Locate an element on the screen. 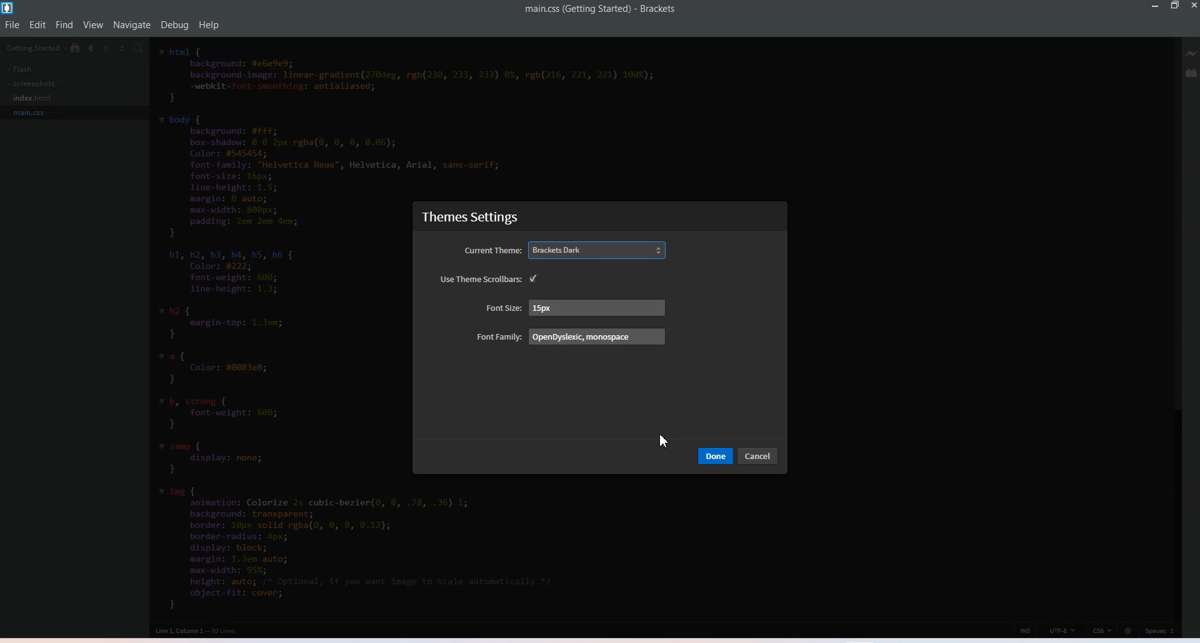 This screenshot has height=643, width=1200. Debug is located at coordinates (174, 26).